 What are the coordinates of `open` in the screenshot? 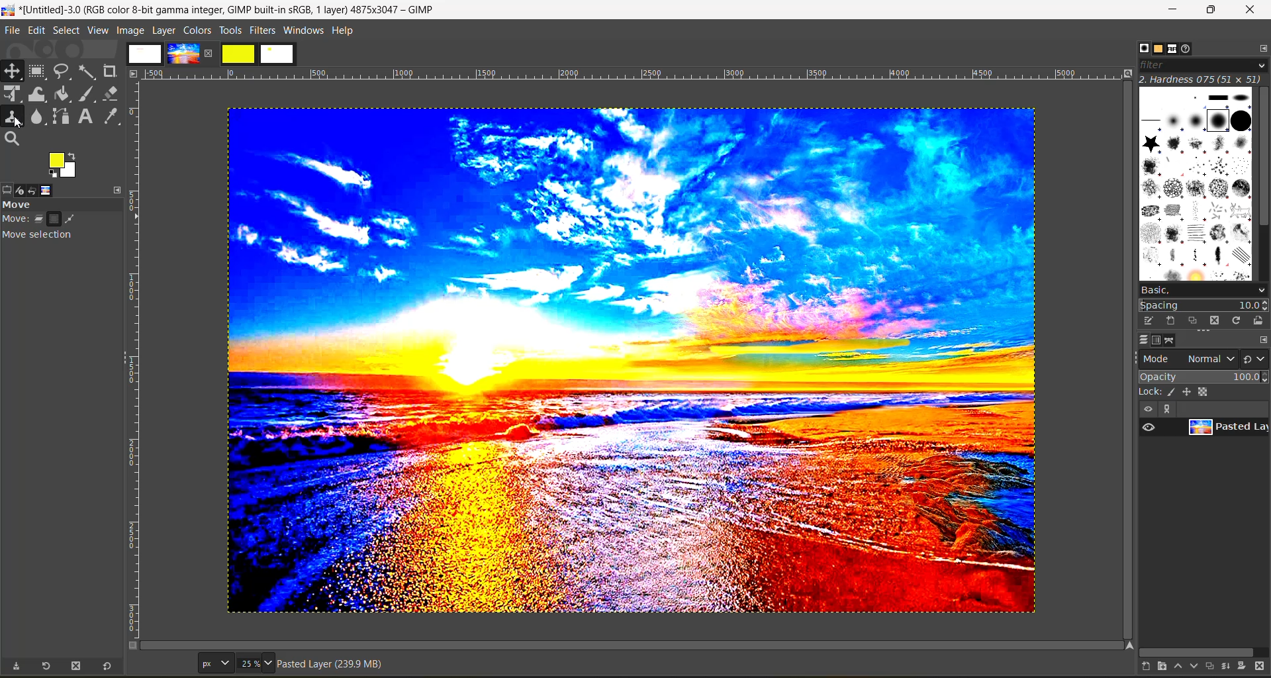 It's located at (118, 188).